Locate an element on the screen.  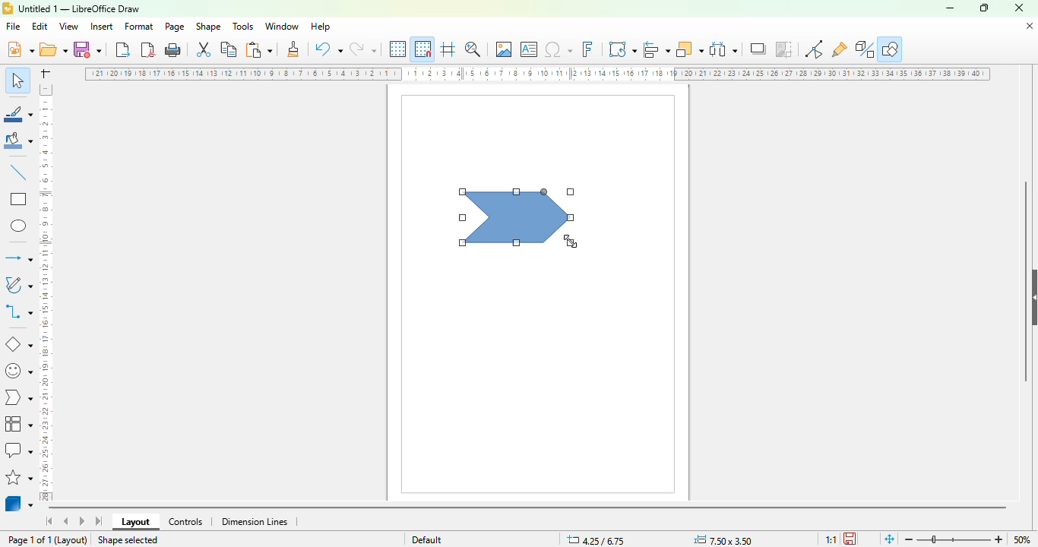
redo is located at coordinates (362, 49).